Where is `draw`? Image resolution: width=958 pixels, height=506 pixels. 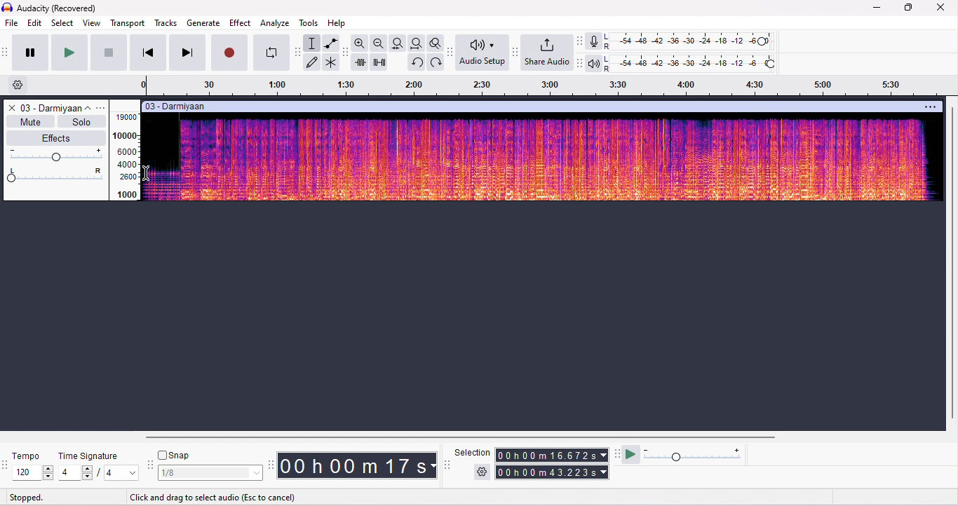
draw is located at coordinates (313, 62).